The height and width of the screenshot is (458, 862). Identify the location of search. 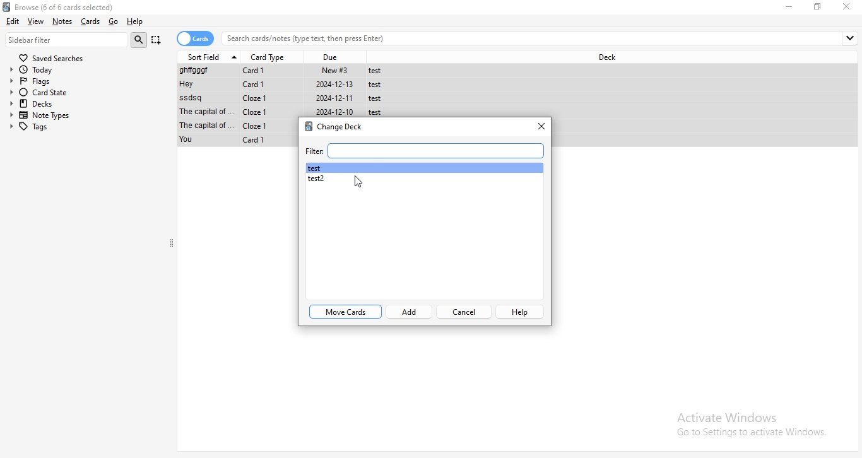
(139, 40).